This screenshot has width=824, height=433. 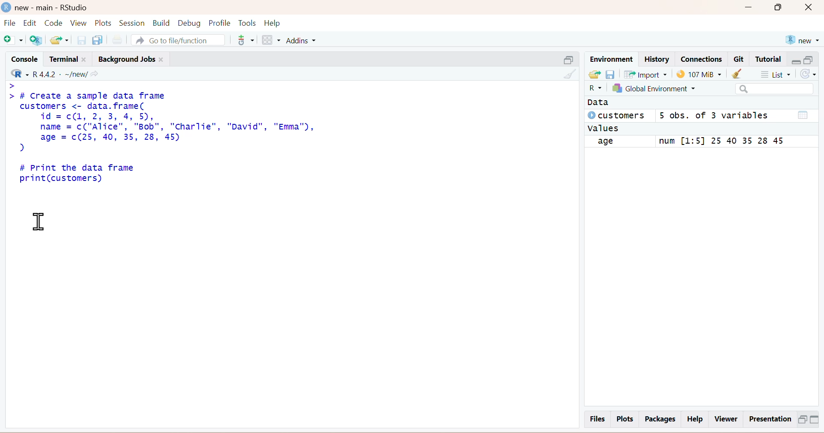 What do you see at coordinates (739, 60) in the screenshot?
I see `Git` at bounding box center [739, 60].